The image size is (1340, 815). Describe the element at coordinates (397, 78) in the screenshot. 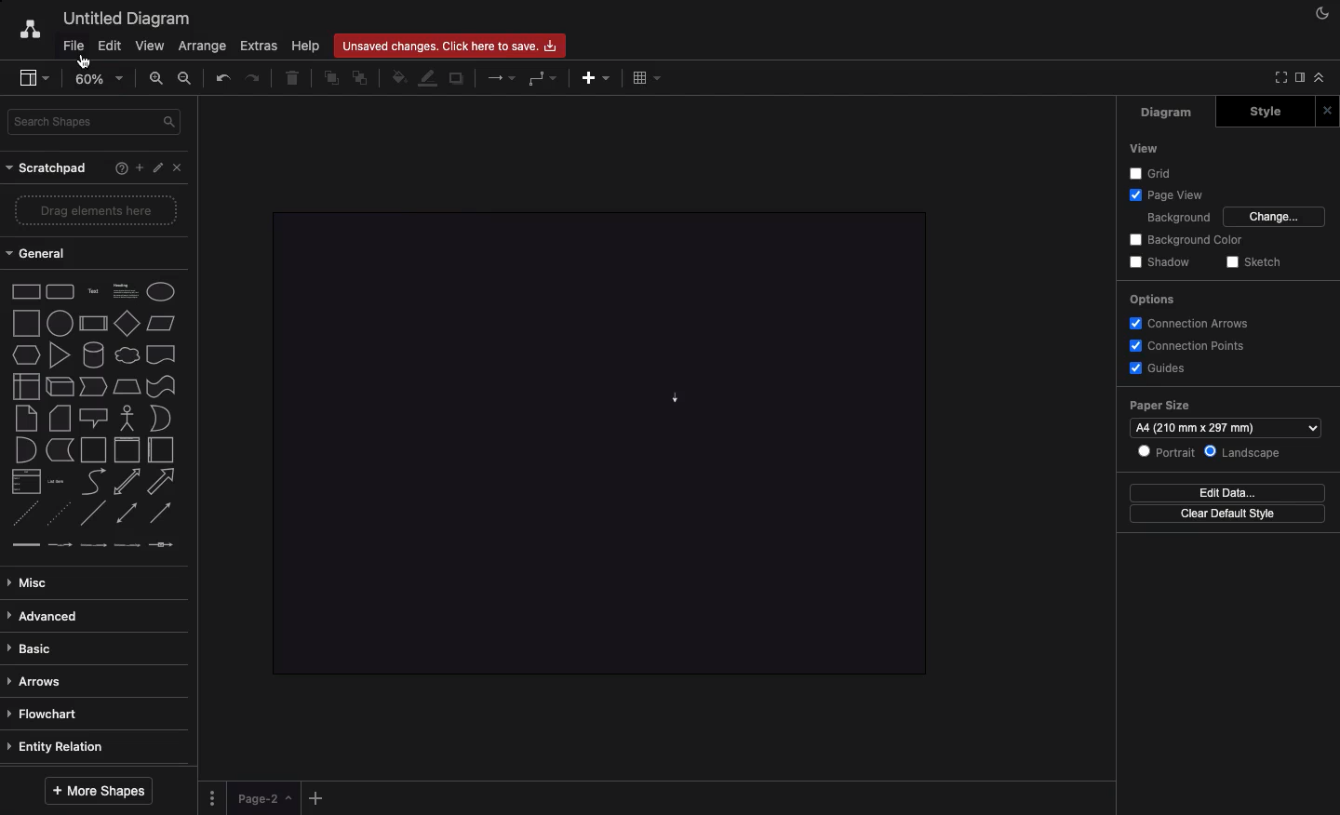

I see `Fill` at that location.